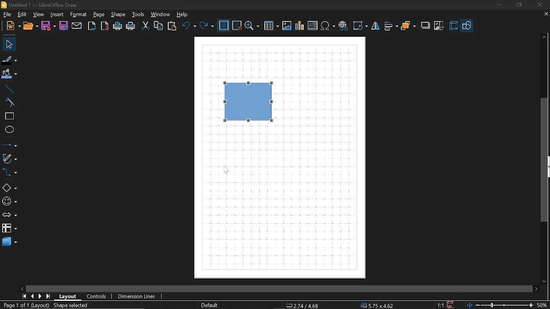 This screenshot has height=309, width=550. Describe the element at coordinates (105, 27) in the screenshot. I see `Export as pdf` at that location.